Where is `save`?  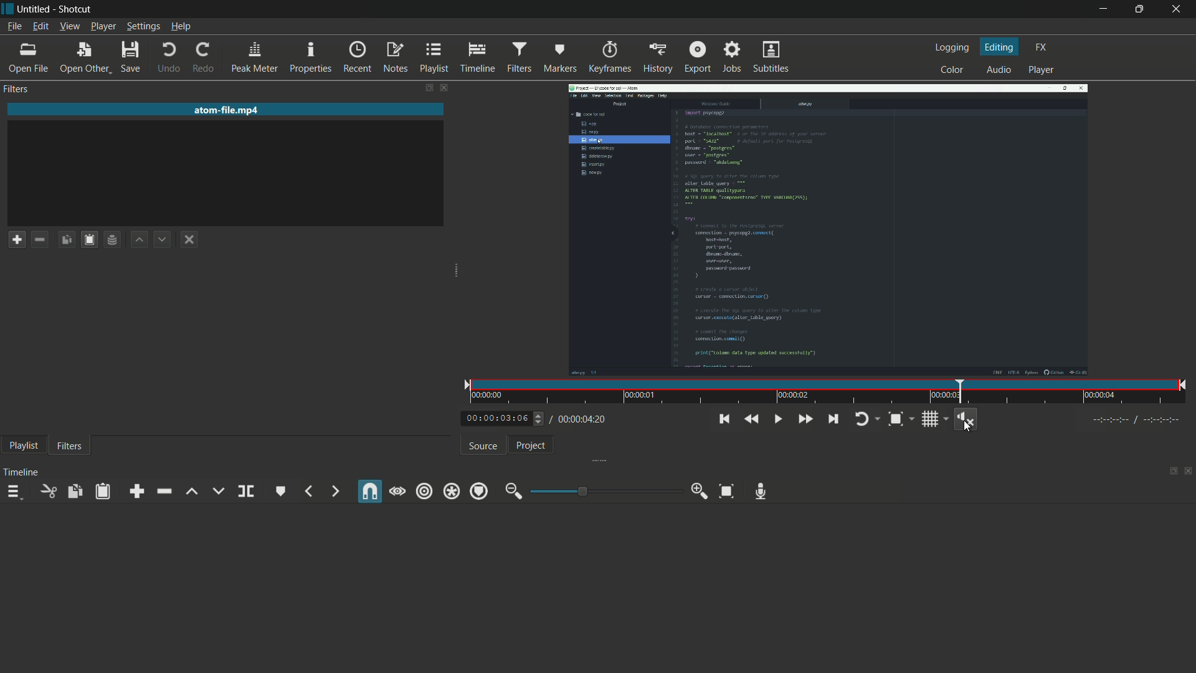 save is located at coordinates (130, 57).